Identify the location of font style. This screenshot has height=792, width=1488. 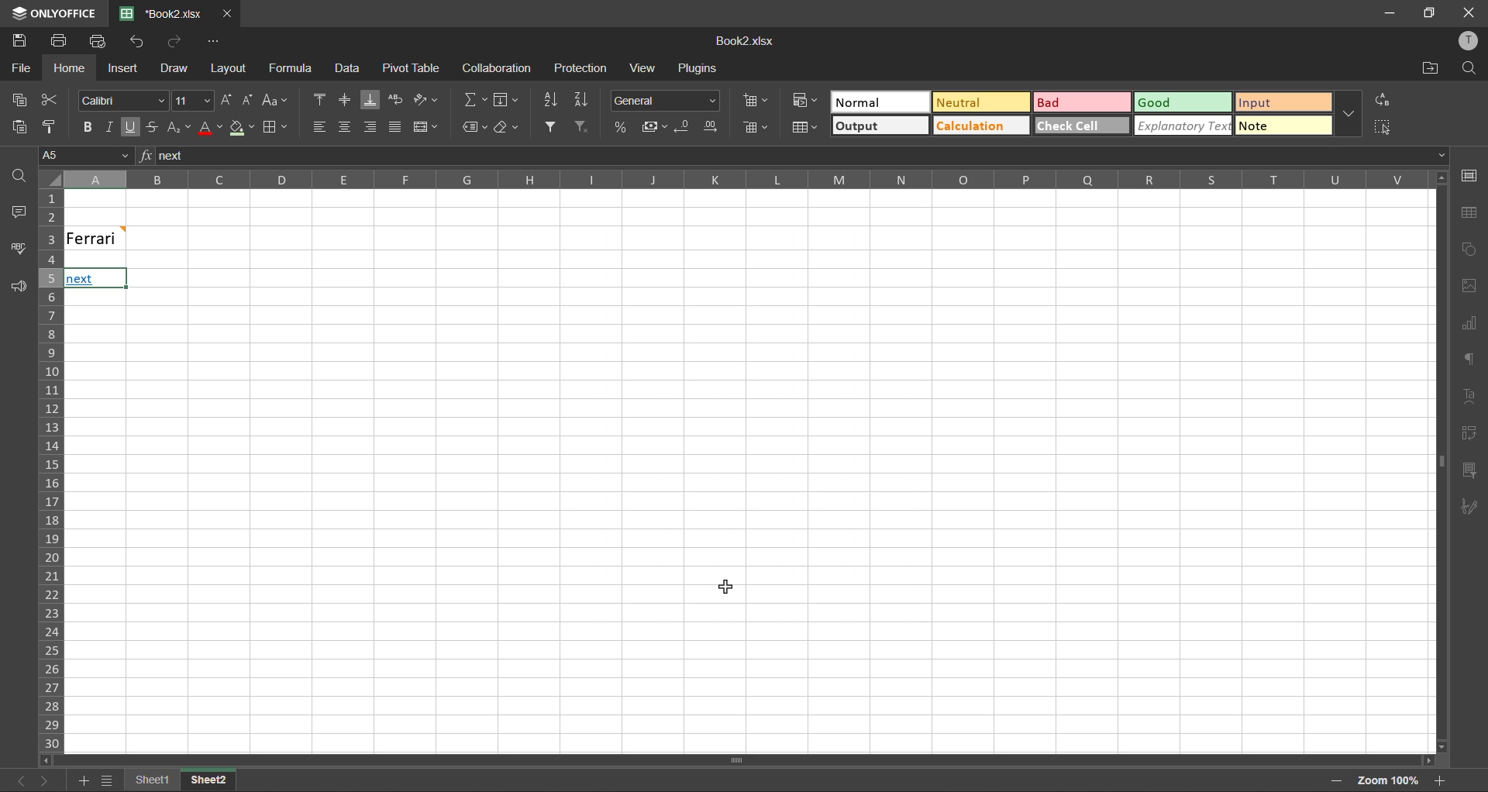
(125, 102).